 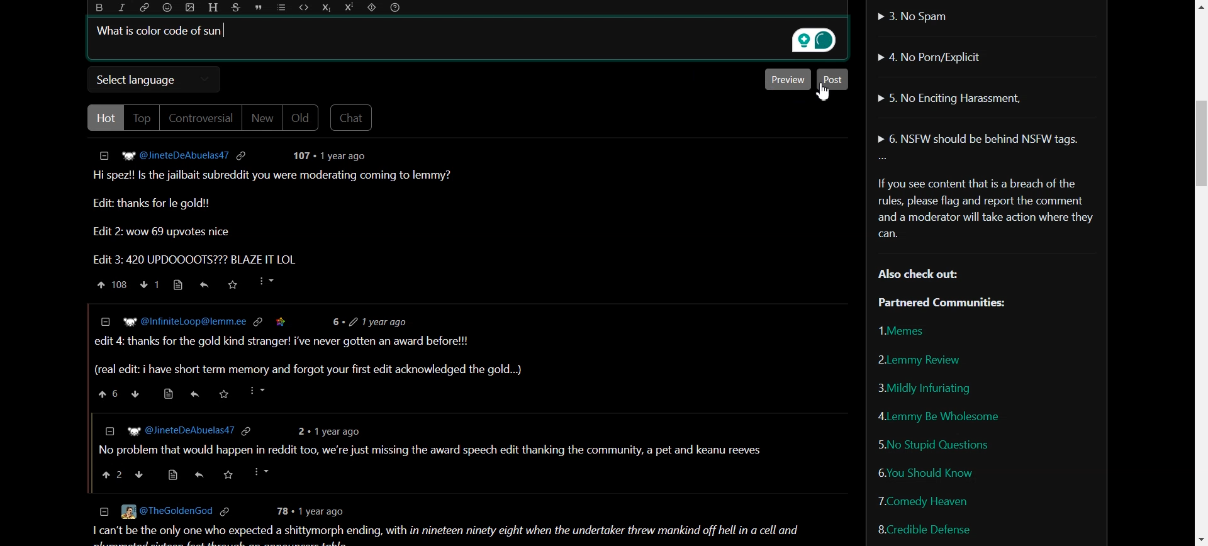 What do you see at coordinates (396, 8) in the screenshot?
I see `Formatting Help` at bounding box center [396, 8].